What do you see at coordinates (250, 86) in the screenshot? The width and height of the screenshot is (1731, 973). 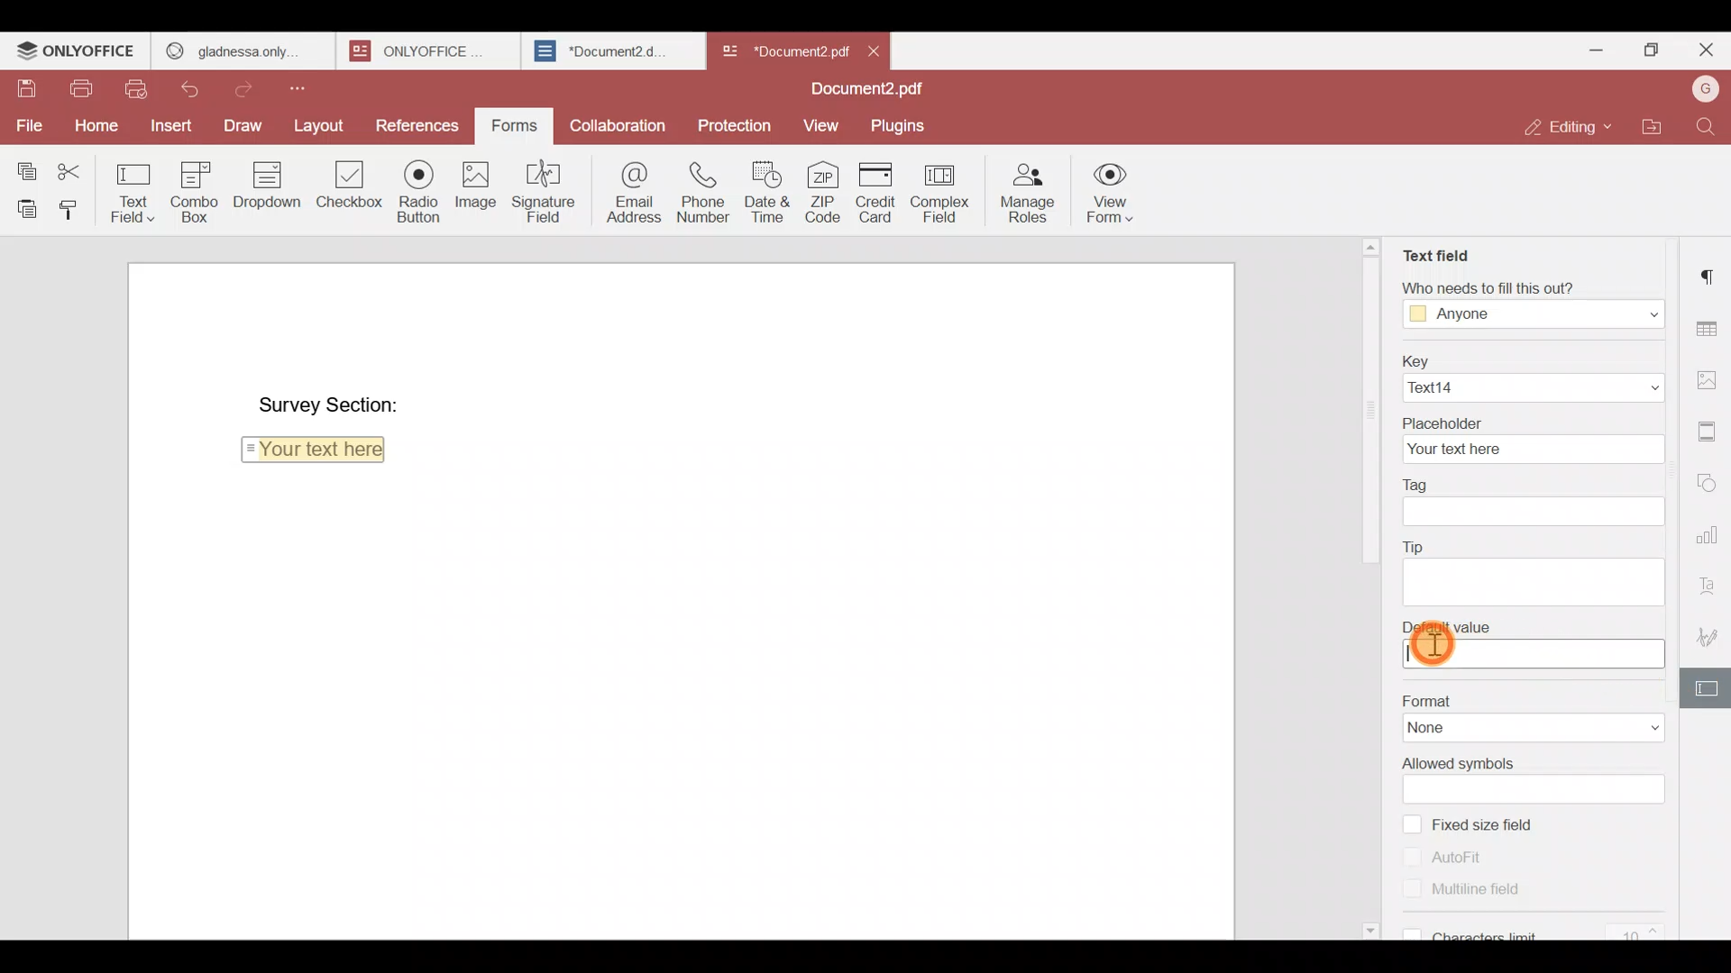 I see `Redo` at bounding box center [250, 86].